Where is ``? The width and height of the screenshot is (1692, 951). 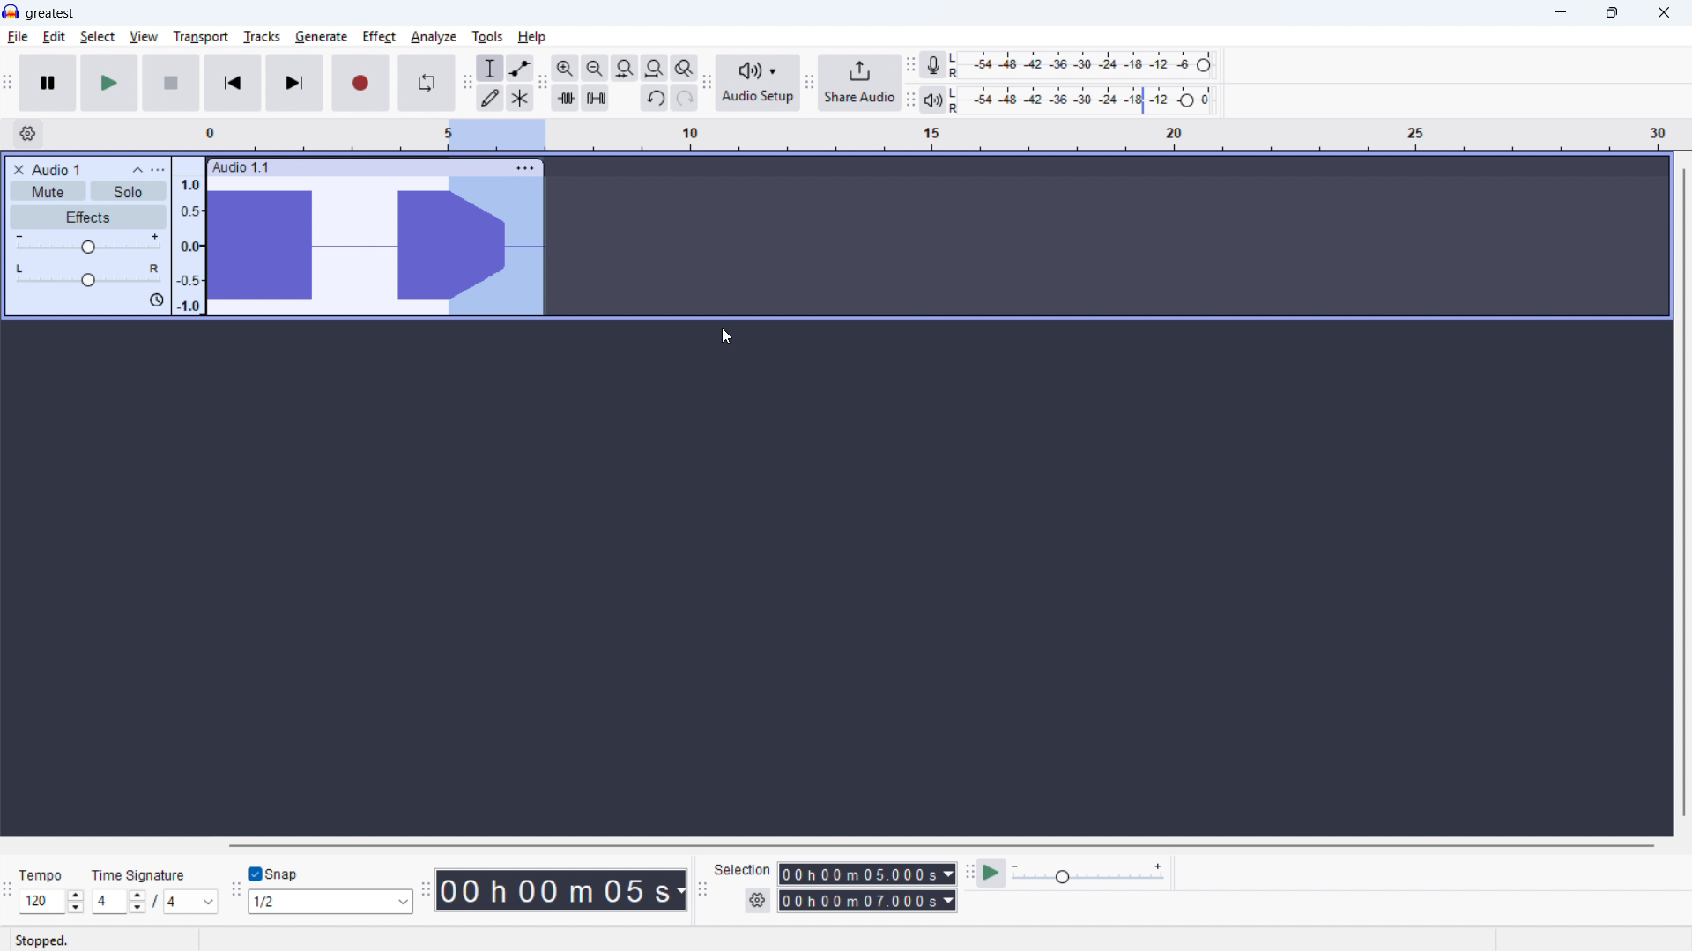
 is located at coordinates (41, 877).